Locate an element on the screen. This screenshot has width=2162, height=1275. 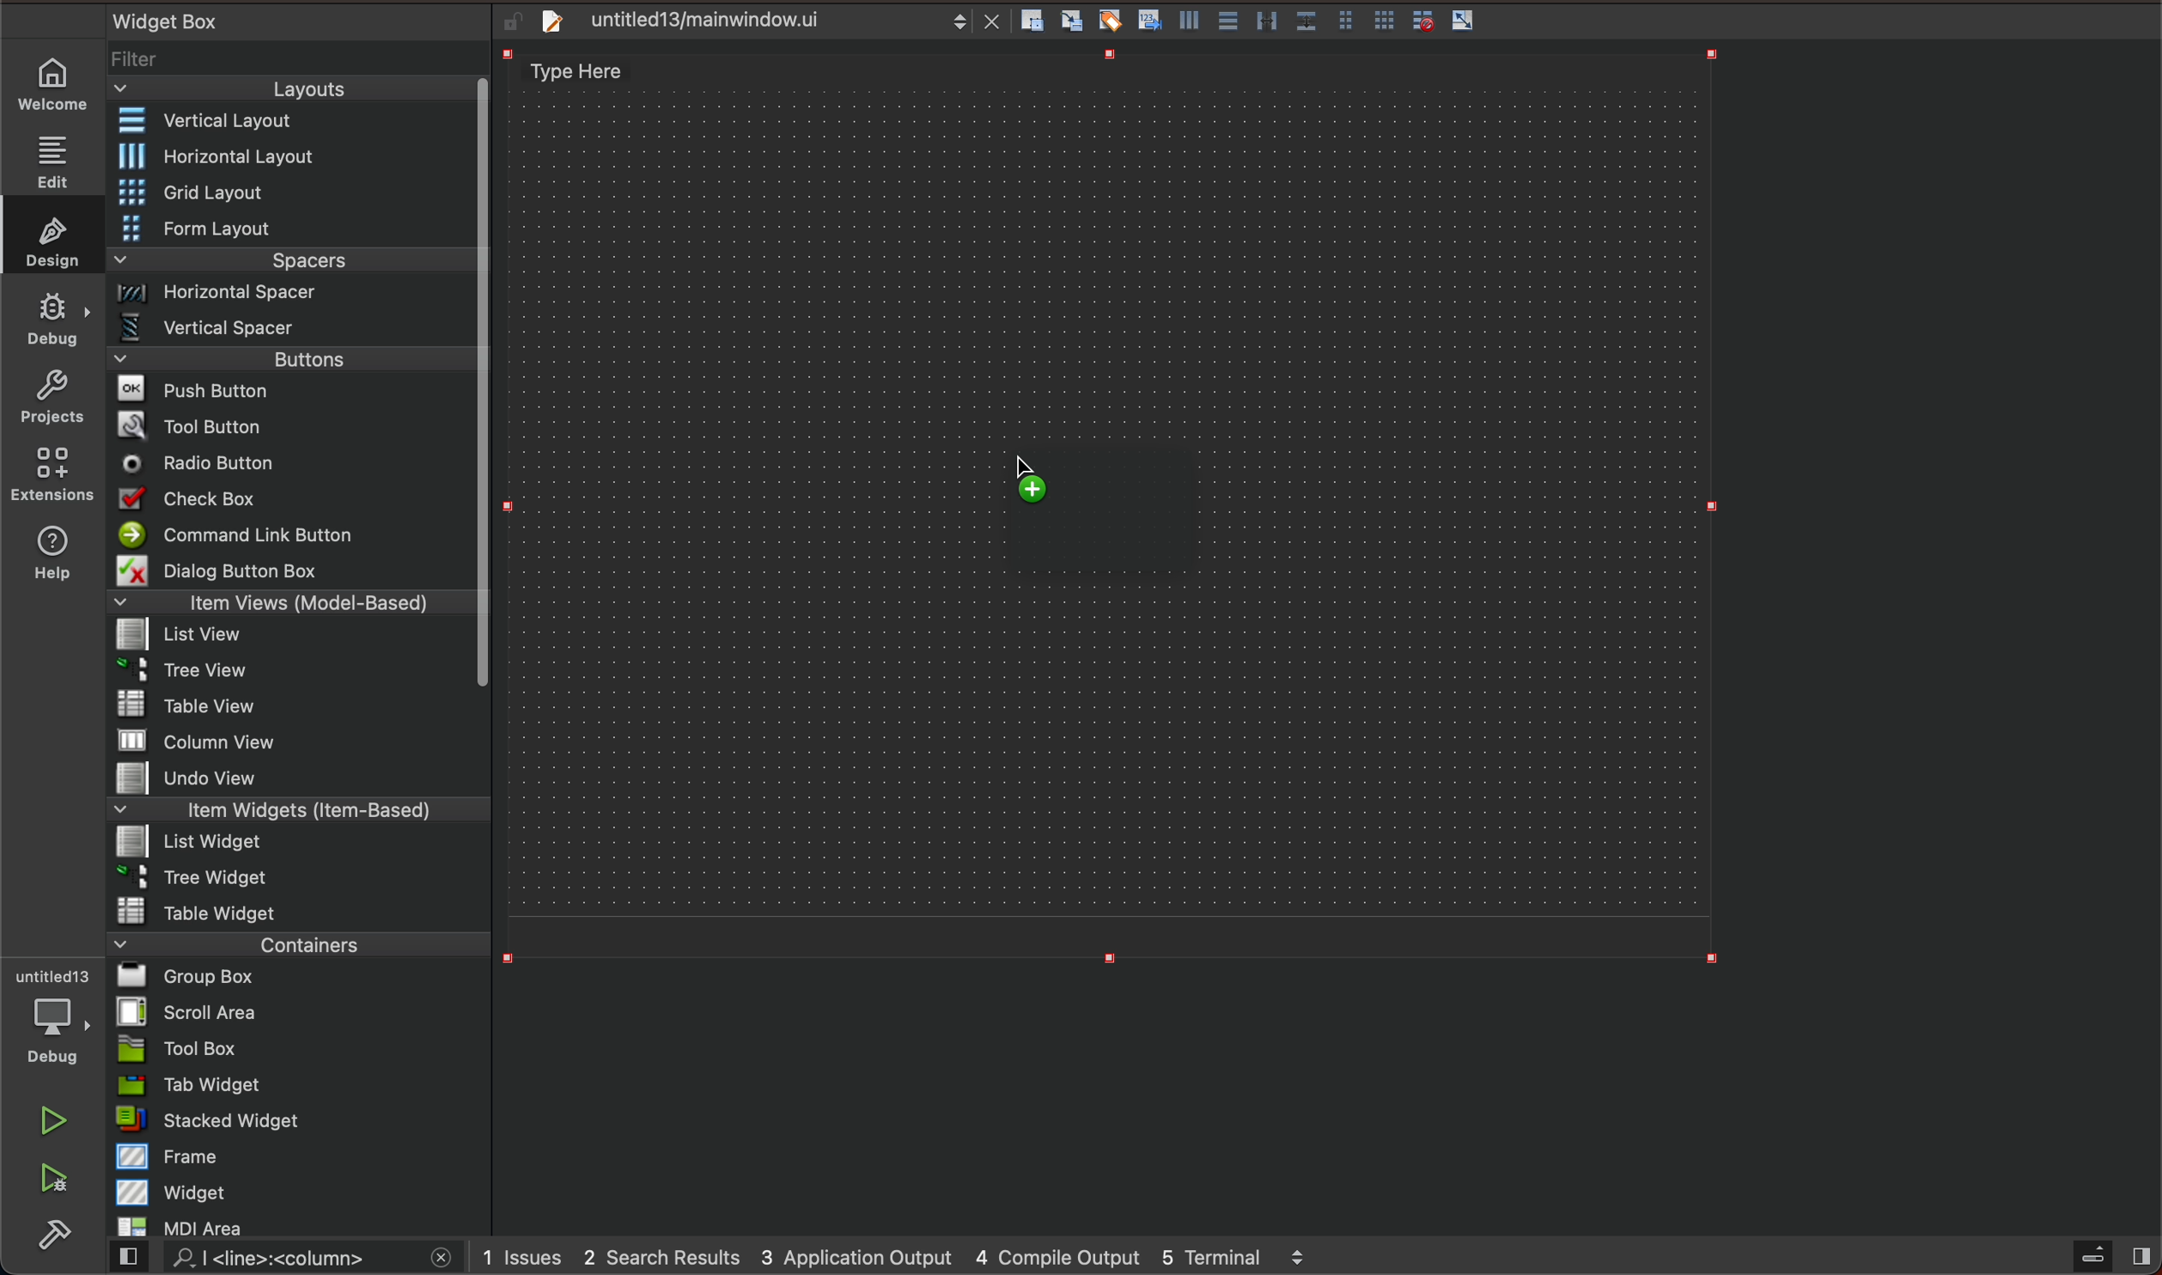
items widget is located at coordinates (292, 810).